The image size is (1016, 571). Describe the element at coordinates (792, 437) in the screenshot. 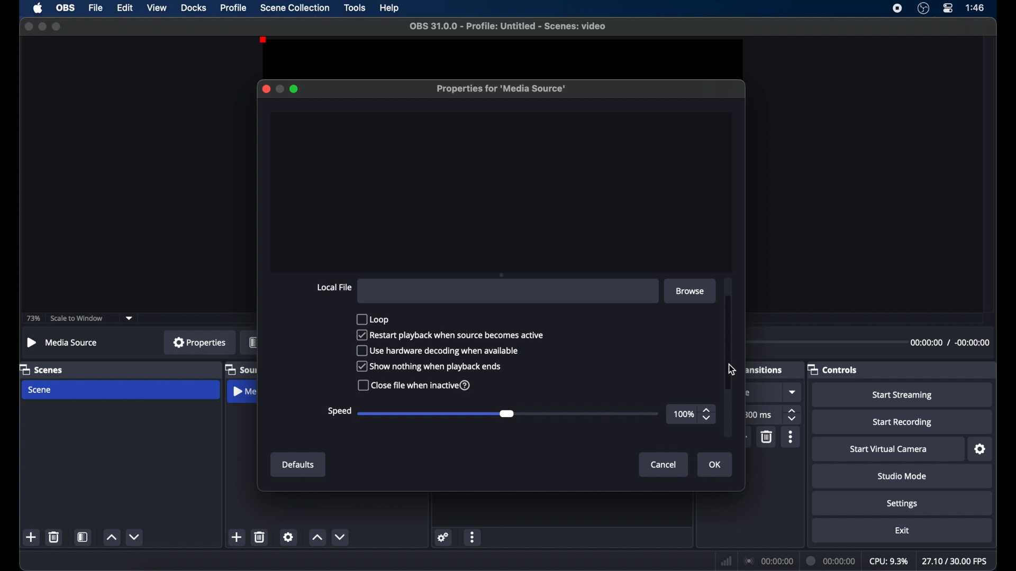

I see `more options` at that location.